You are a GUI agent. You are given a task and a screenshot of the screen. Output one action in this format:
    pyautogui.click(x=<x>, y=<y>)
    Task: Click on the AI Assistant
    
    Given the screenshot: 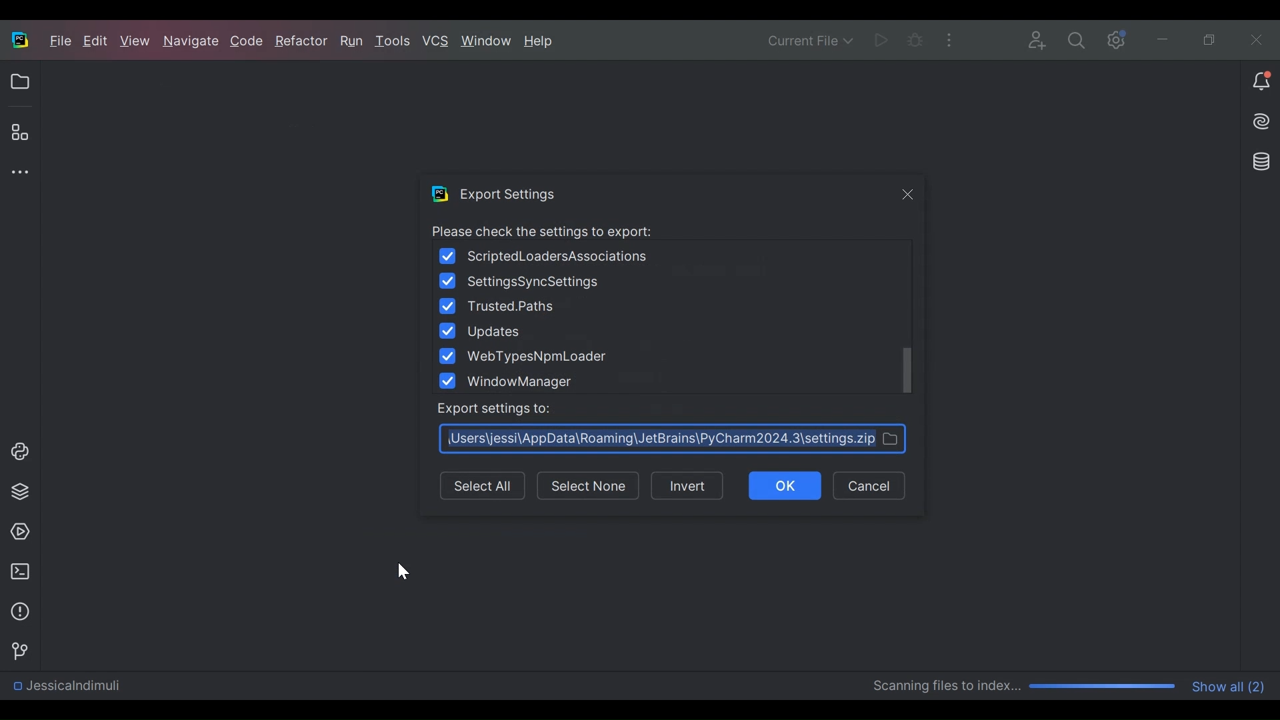 What is the action you would take?
    pyautogui.click(x=1263, y=121)
    